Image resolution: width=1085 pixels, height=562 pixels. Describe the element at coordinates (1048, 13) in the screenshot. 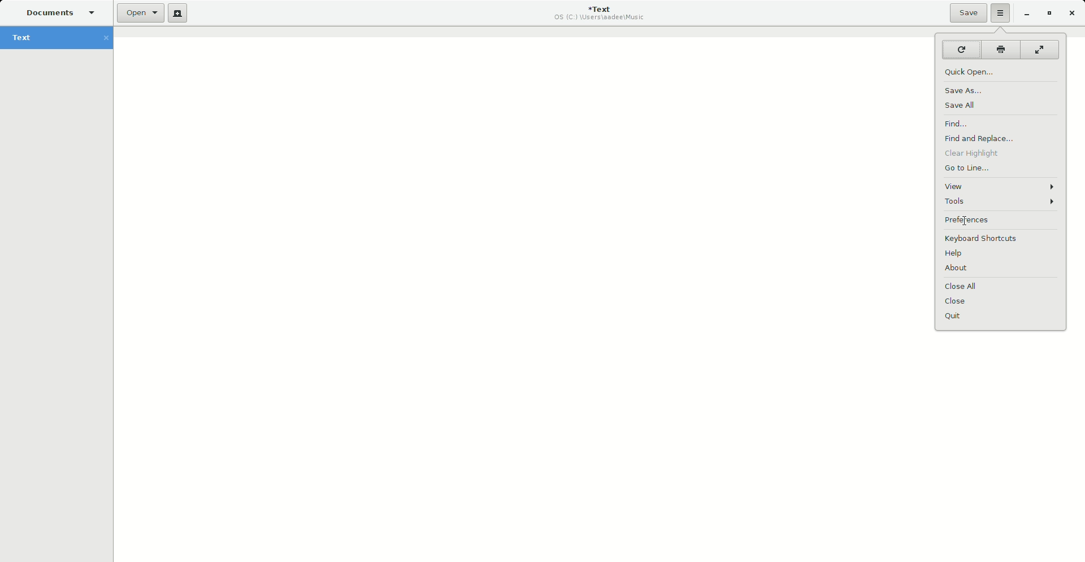

I see `Restore` at that location.